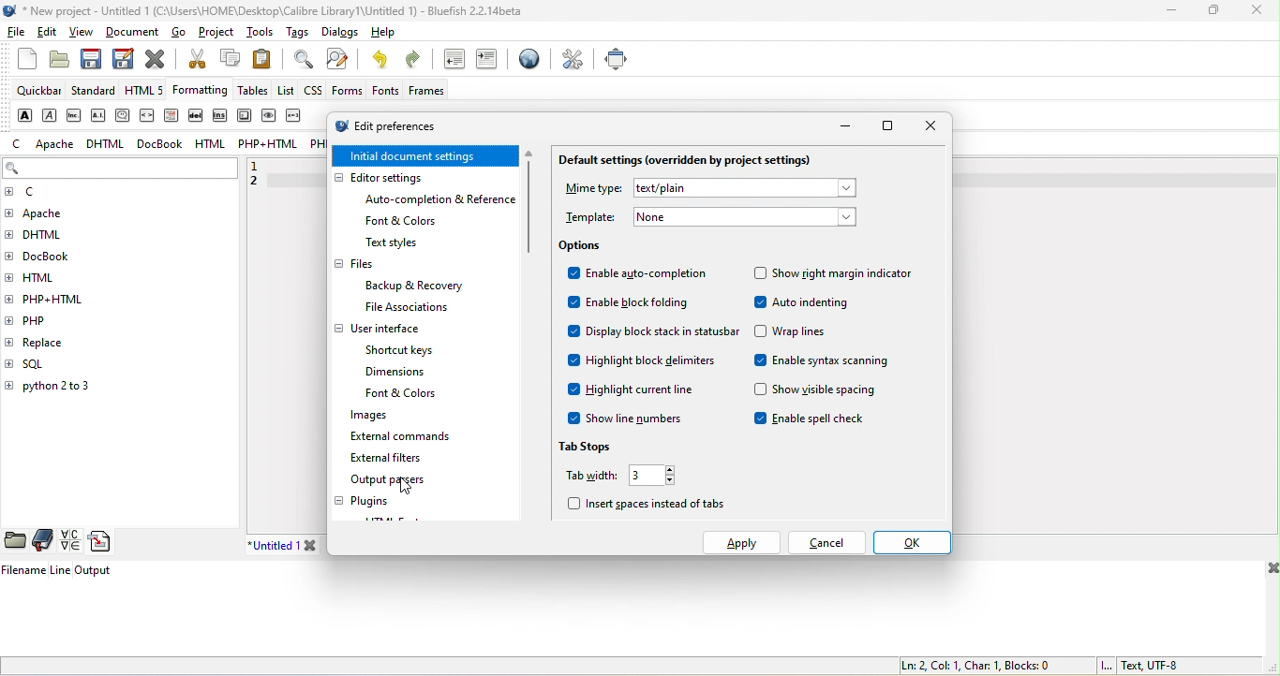  Describe the element at coordinates (46, 319) in the screenshot. I see `php` at that location.